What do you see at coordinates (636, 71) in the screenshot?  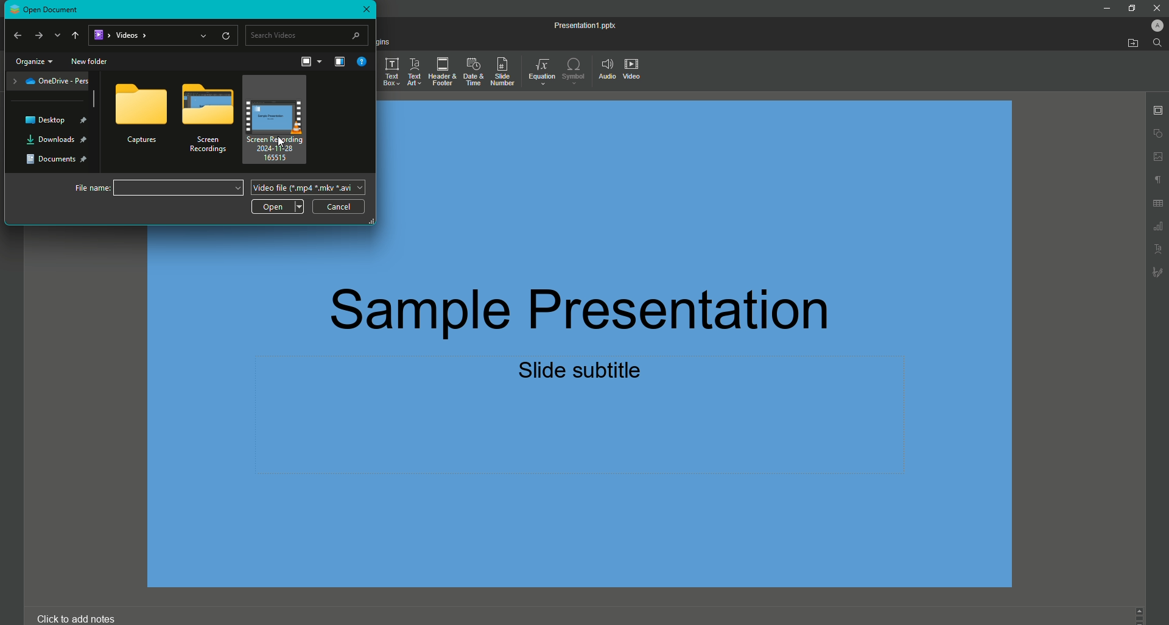 I see `Video` at bounding box center [636, 71].